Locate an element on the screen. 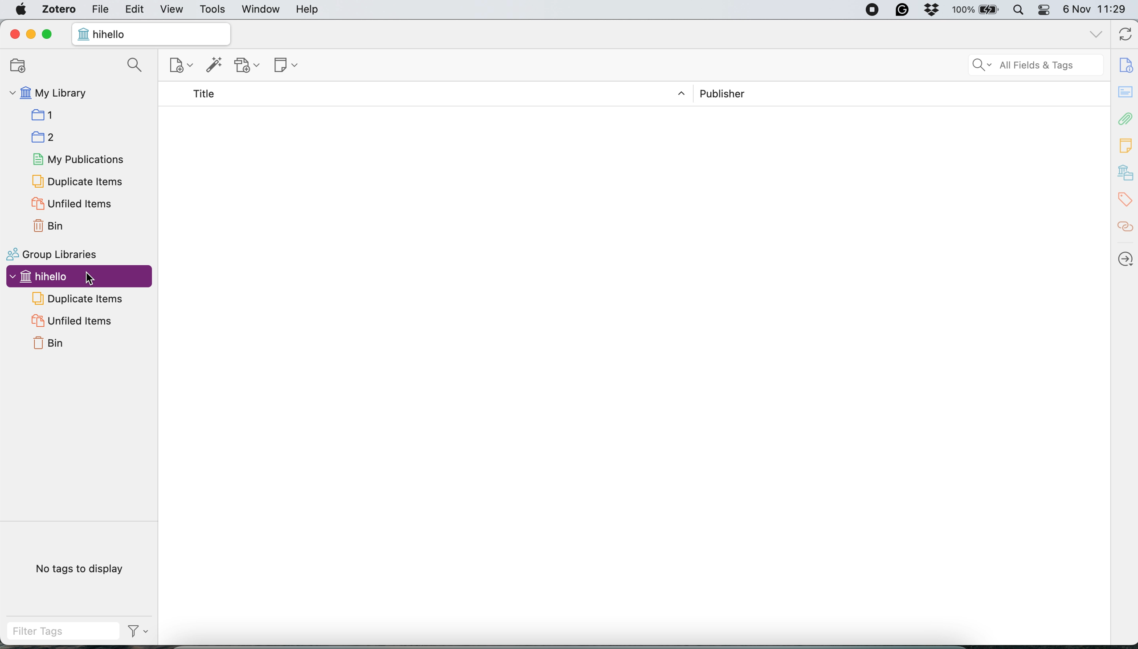 This screenshot has width=1138, height=649. Battery is located at coordinates (991, 11).